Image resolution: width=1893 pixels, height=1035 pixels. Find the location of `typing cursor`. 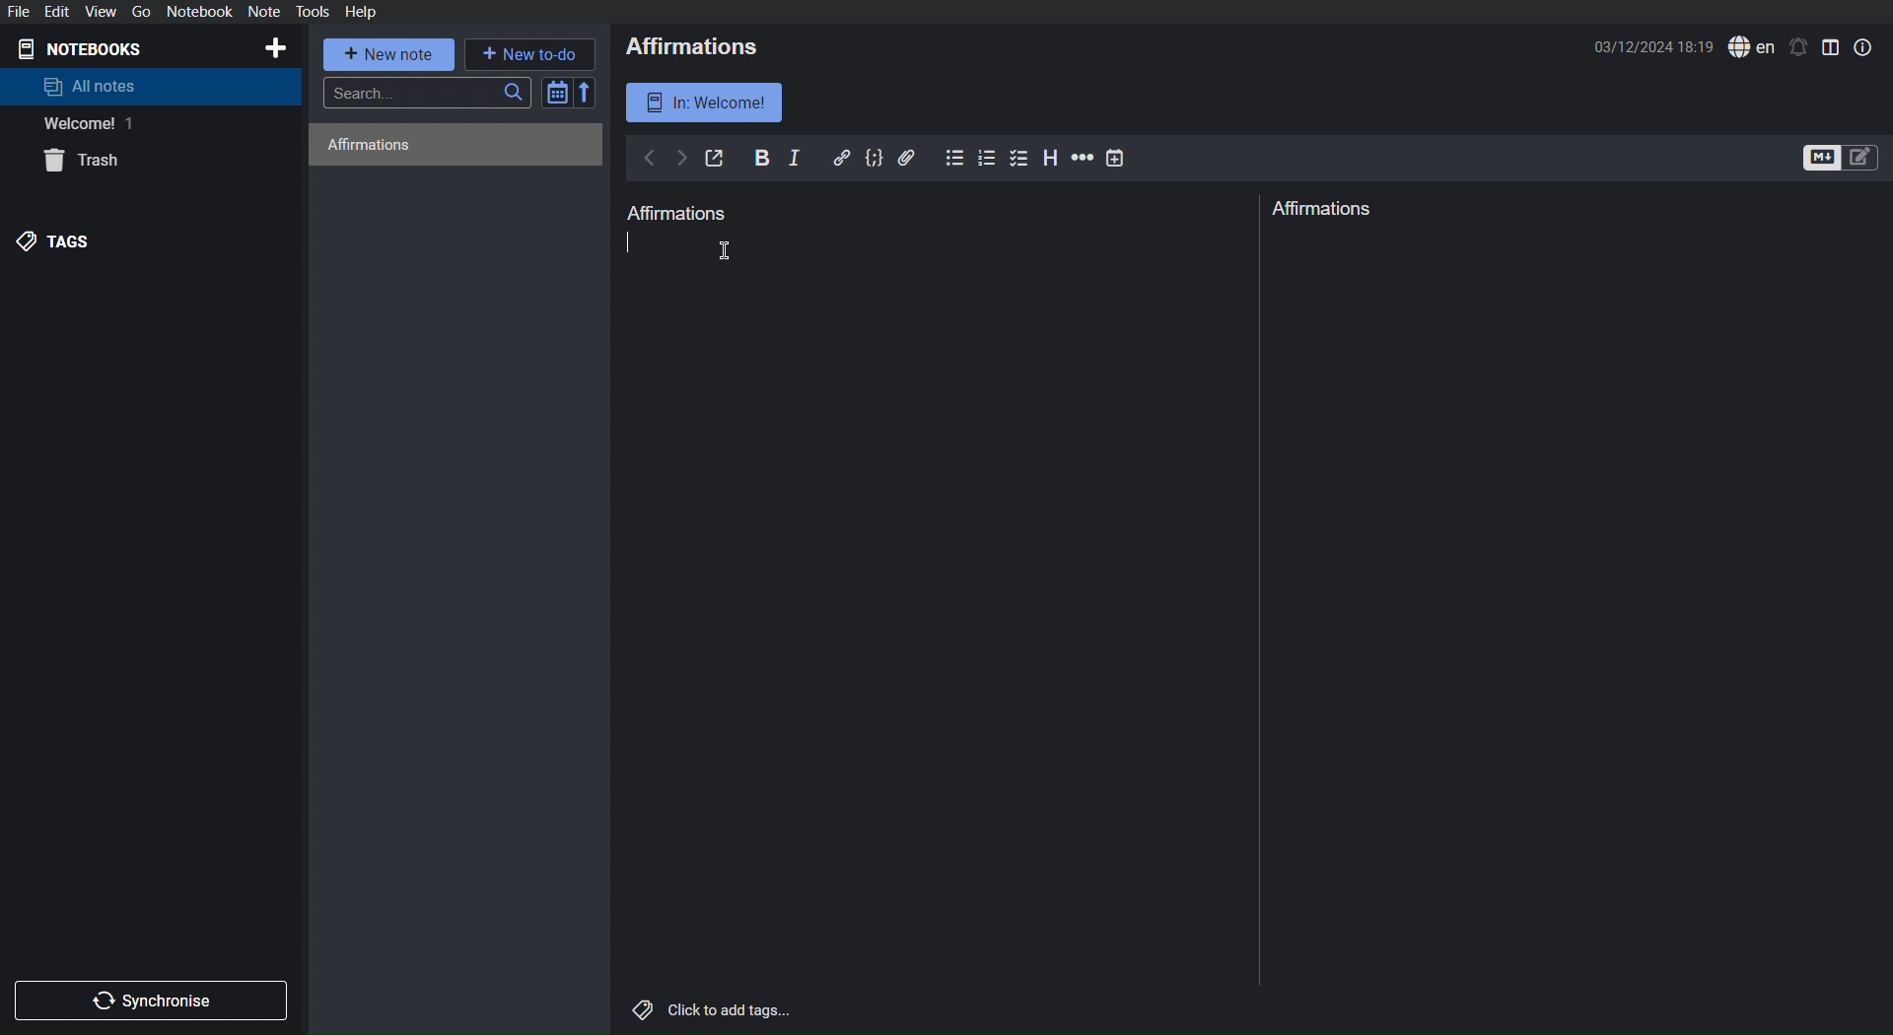

typing cursor is located at coordinates (634, 242).